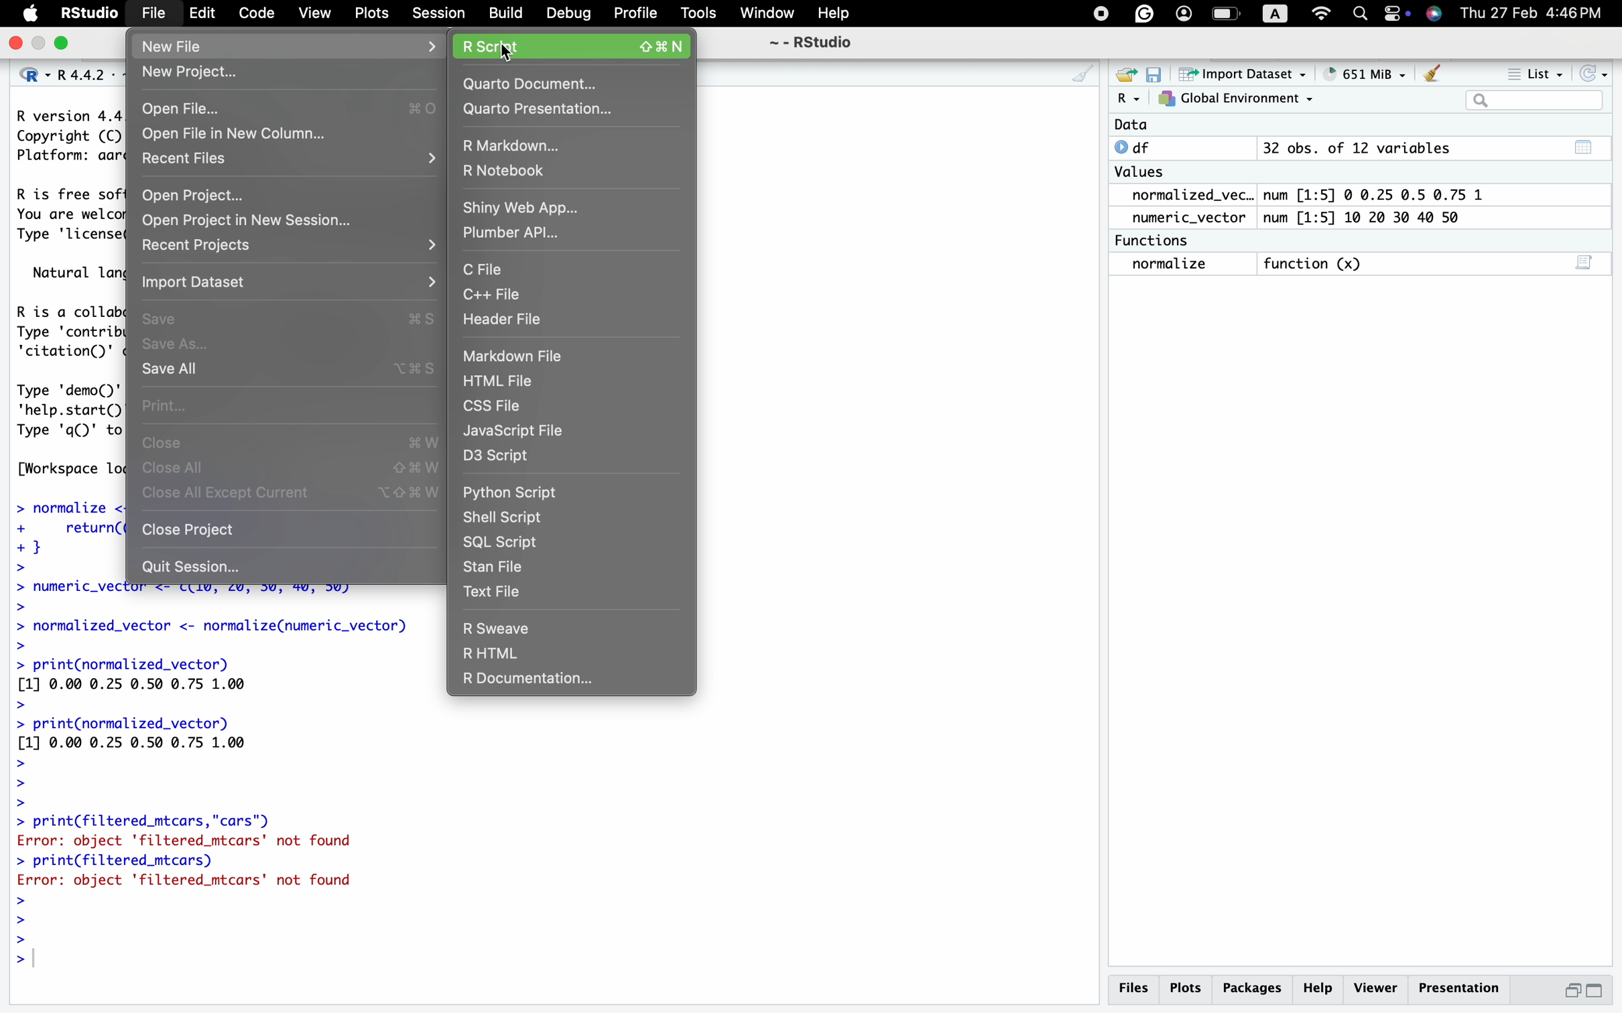 Image resolution: width=1622 pixels, height=1013 pixels. Describe the element at coordinates (498, 567) in the screenshot. I see `Stan File` at that location.